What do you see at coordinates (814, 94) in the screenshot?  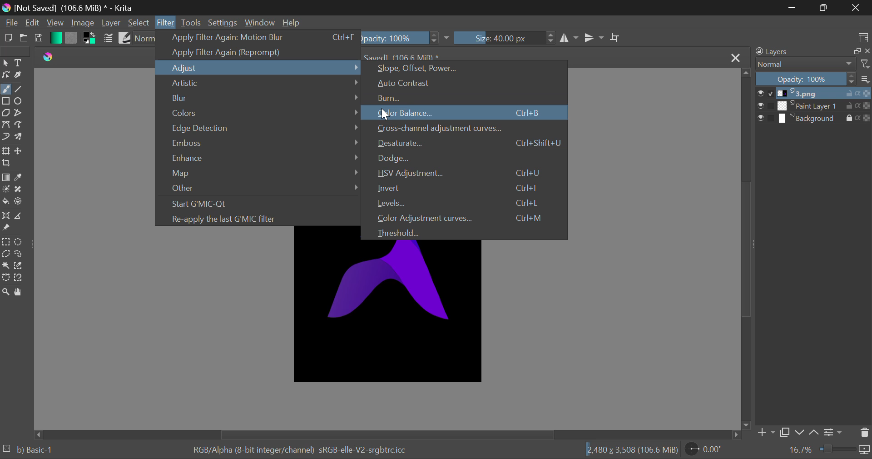 I see `1.png` at bounding box center [814, 94].